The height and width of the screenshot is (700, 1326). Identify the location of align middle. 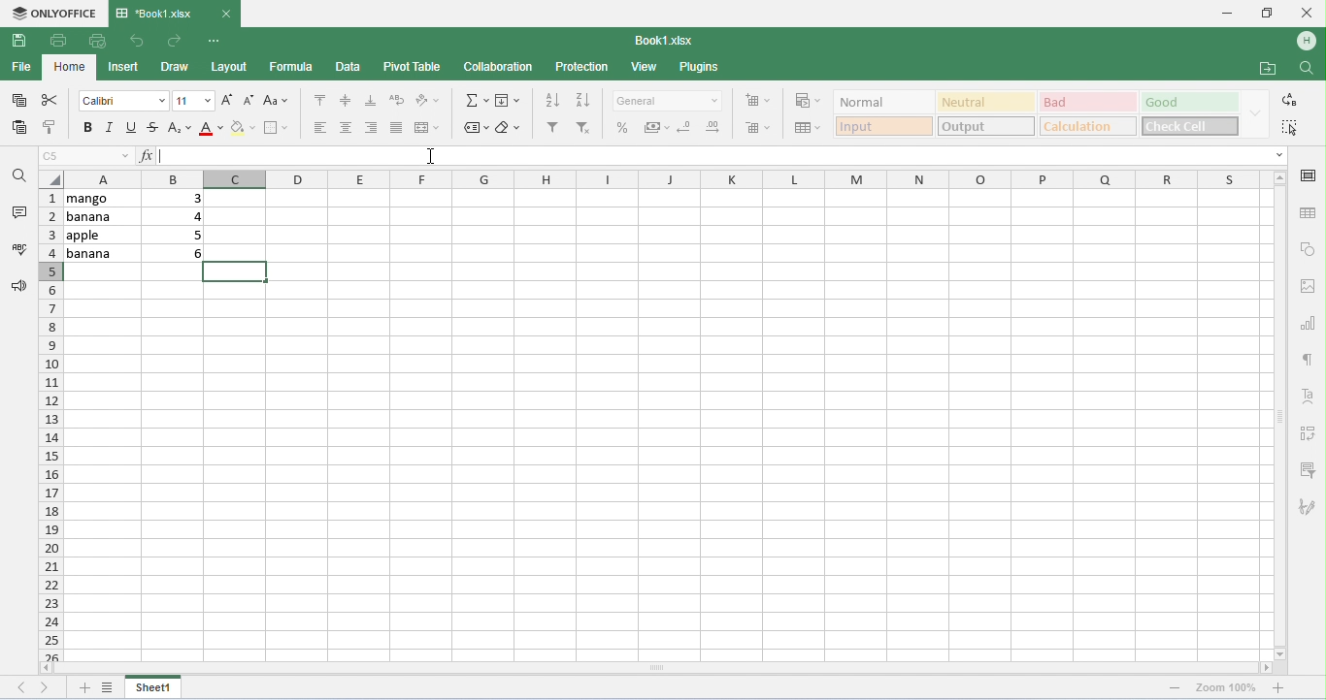
(348, 101).